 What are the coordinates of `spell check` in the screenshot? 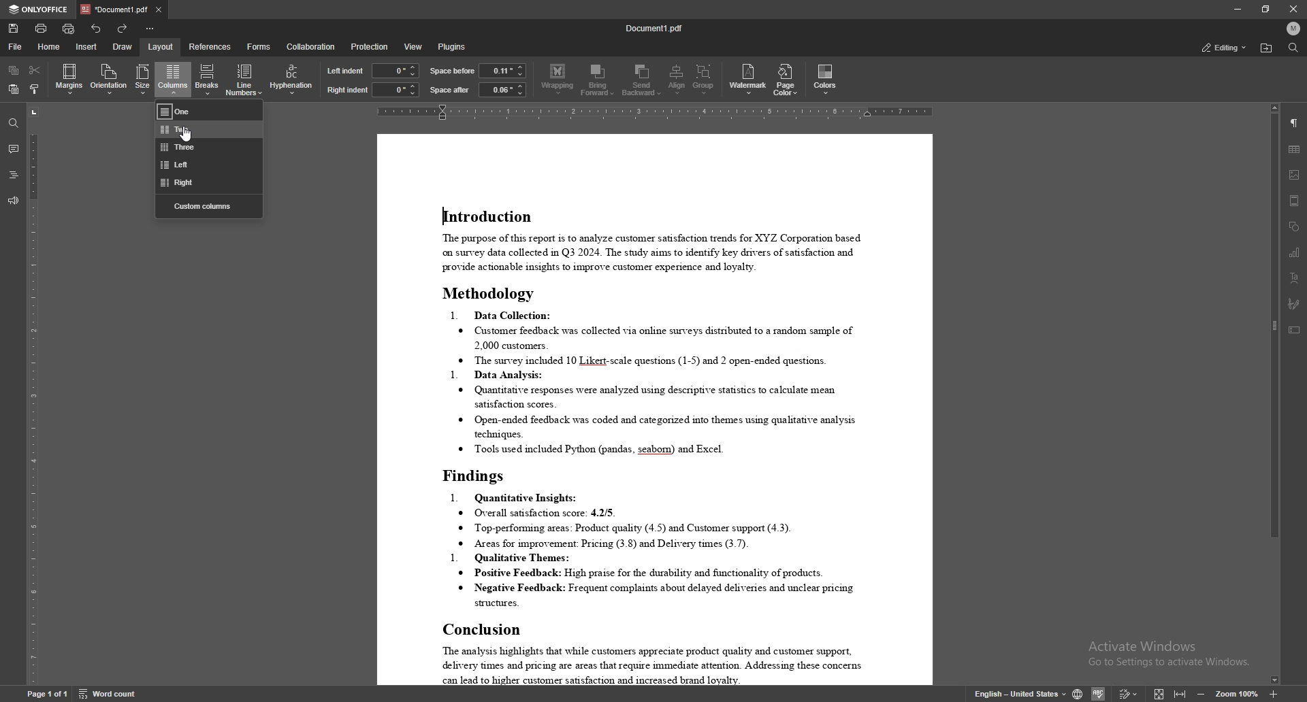 It's located at (1100, 693).